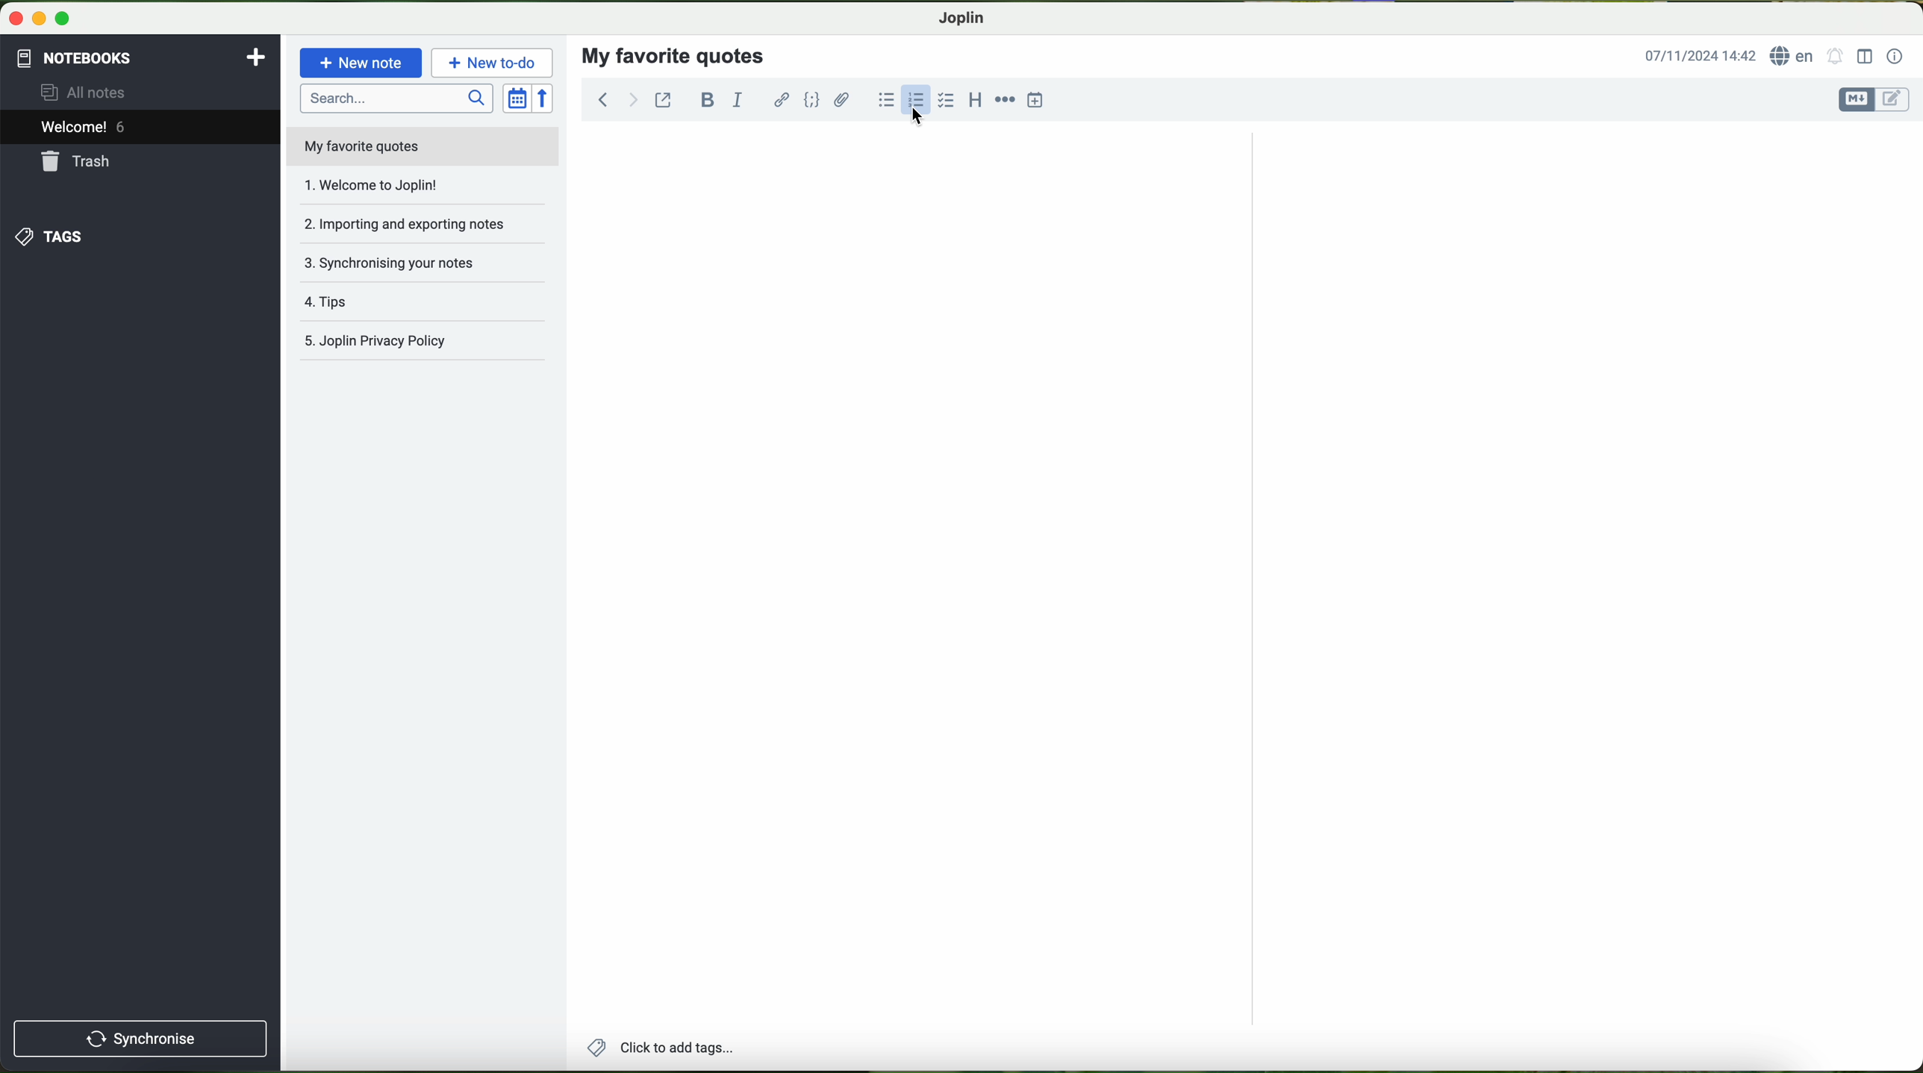 The height and width of the screenshot is (1073, 1923). Describe the element at coordinates (1039, 99) in the screenshot. I see `insert time` at that location.